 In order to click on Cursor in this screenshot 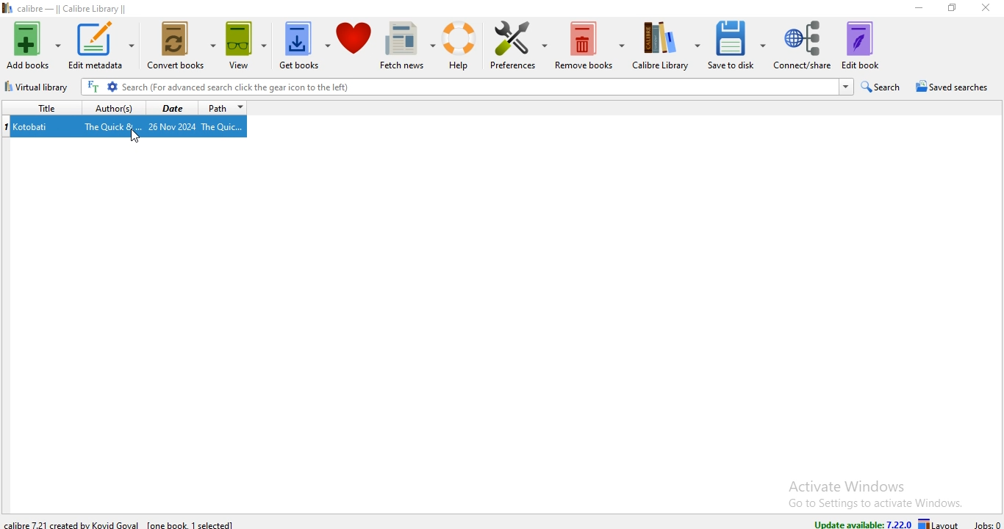, I will do `click(136, 137)`.